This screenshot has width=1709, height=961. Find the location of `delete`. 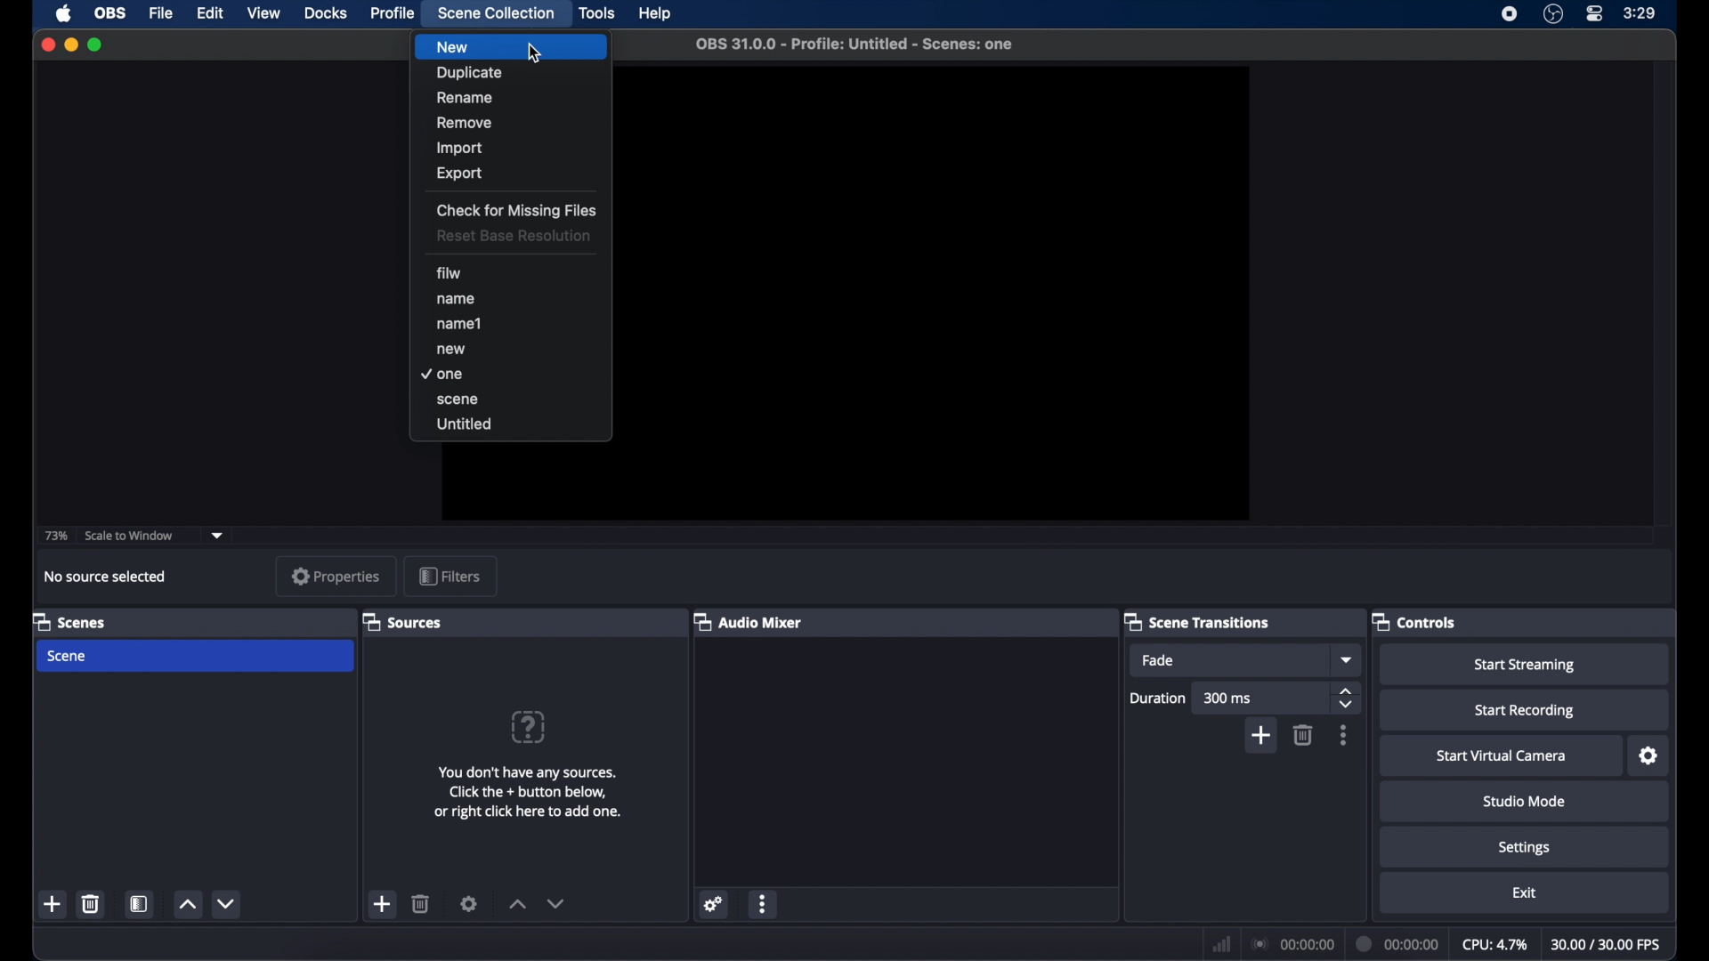

delete is located at coordinates (91, 903).